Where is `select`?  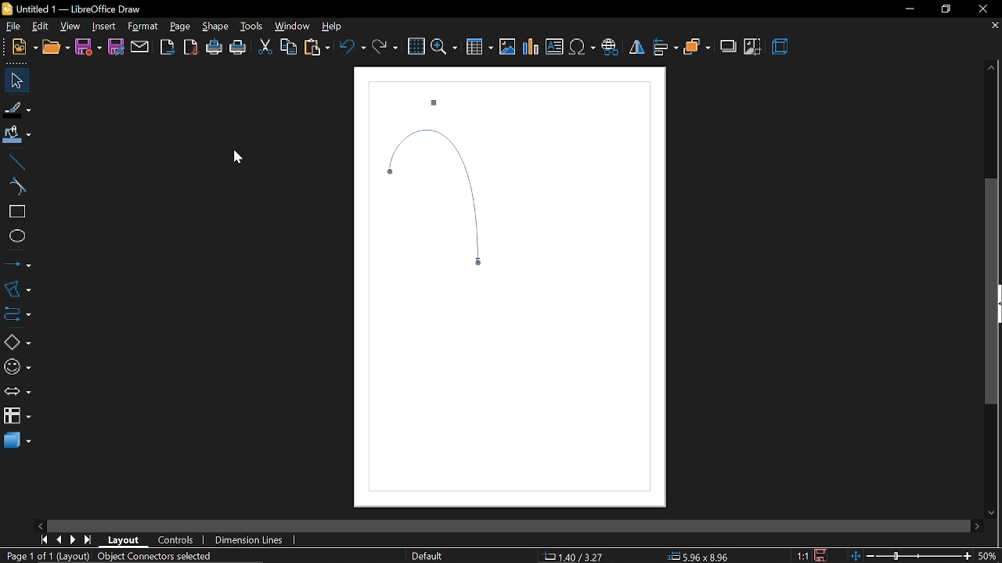 select is located at coordinates (14, 81).